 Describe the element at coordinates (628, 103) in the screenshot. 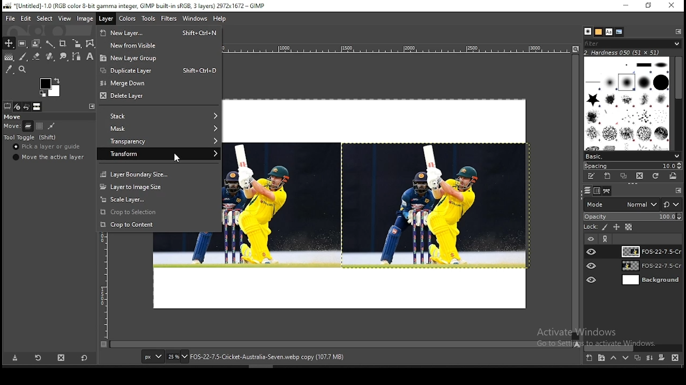

I see `Designs` at that location.